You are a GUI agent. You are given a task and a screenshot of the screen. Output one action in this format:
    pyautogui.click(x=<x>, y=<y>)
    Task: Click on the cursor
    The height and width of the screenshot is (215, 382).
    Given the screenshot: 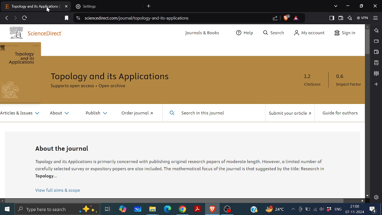 What is the action you would take?
    pyautogui.click(x=48, y=11)
    